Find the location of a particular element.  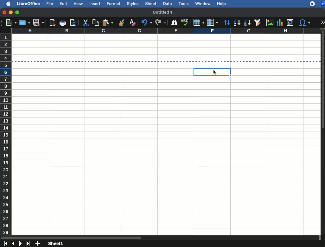

redo is located at coordinates (145, 22).